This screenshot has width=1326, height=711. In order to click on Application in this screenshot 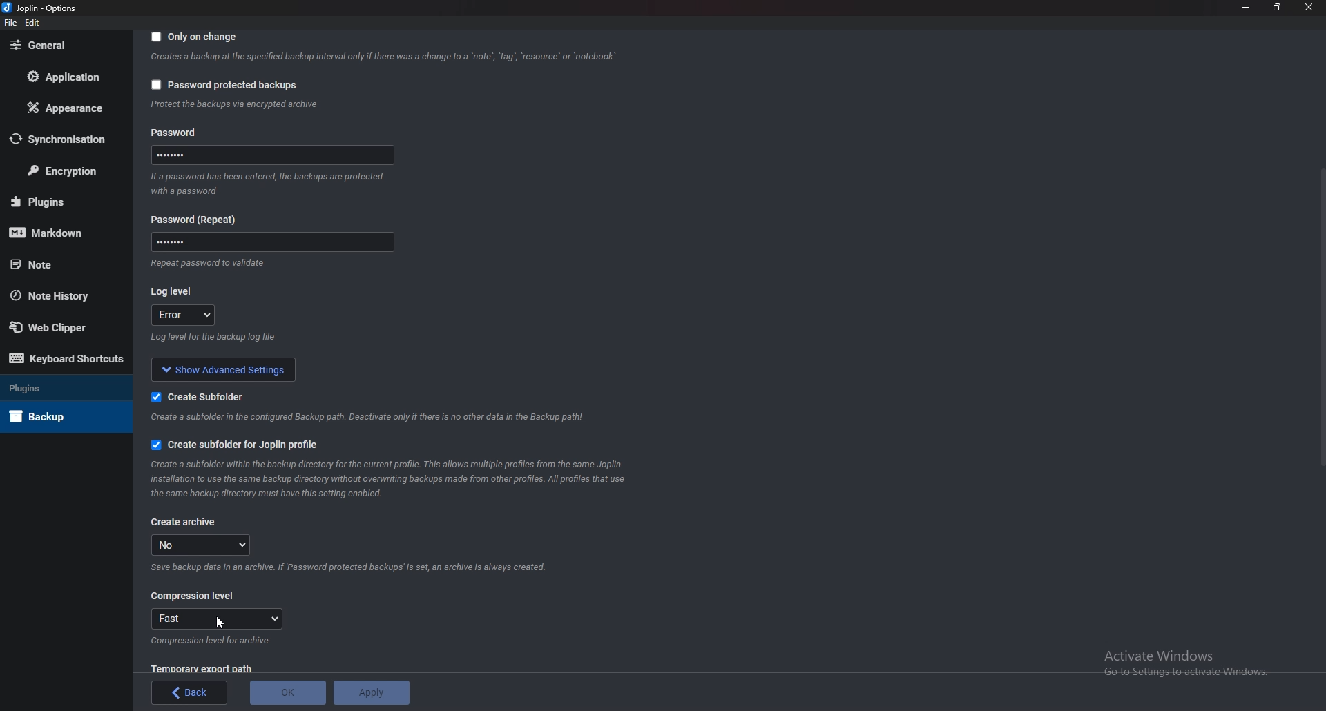, I will do `click(61, 77)`.